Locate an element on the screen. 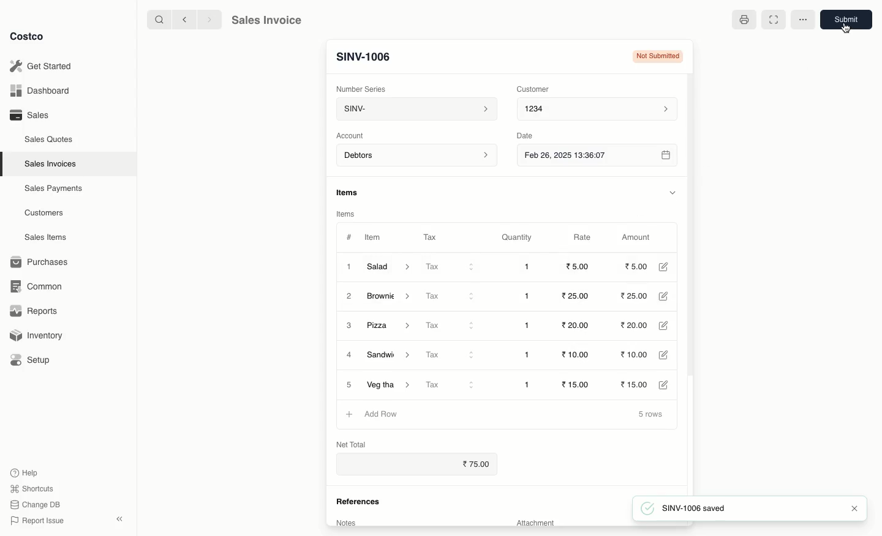  25.00 is located at coordinates (633, 296).